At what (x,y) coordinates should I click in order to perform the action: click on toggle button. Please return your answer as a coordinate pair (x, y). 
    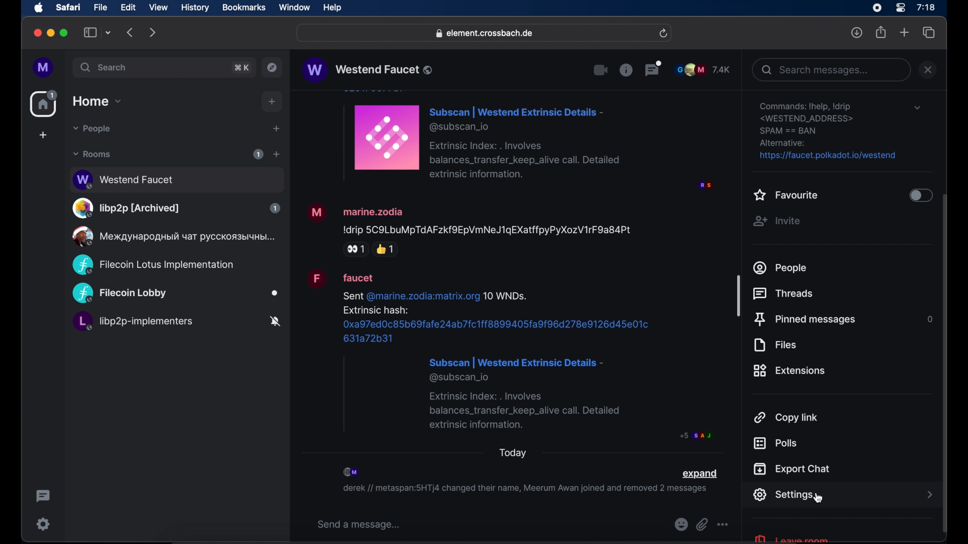
    Looking at the image, I should click on (920, 196).